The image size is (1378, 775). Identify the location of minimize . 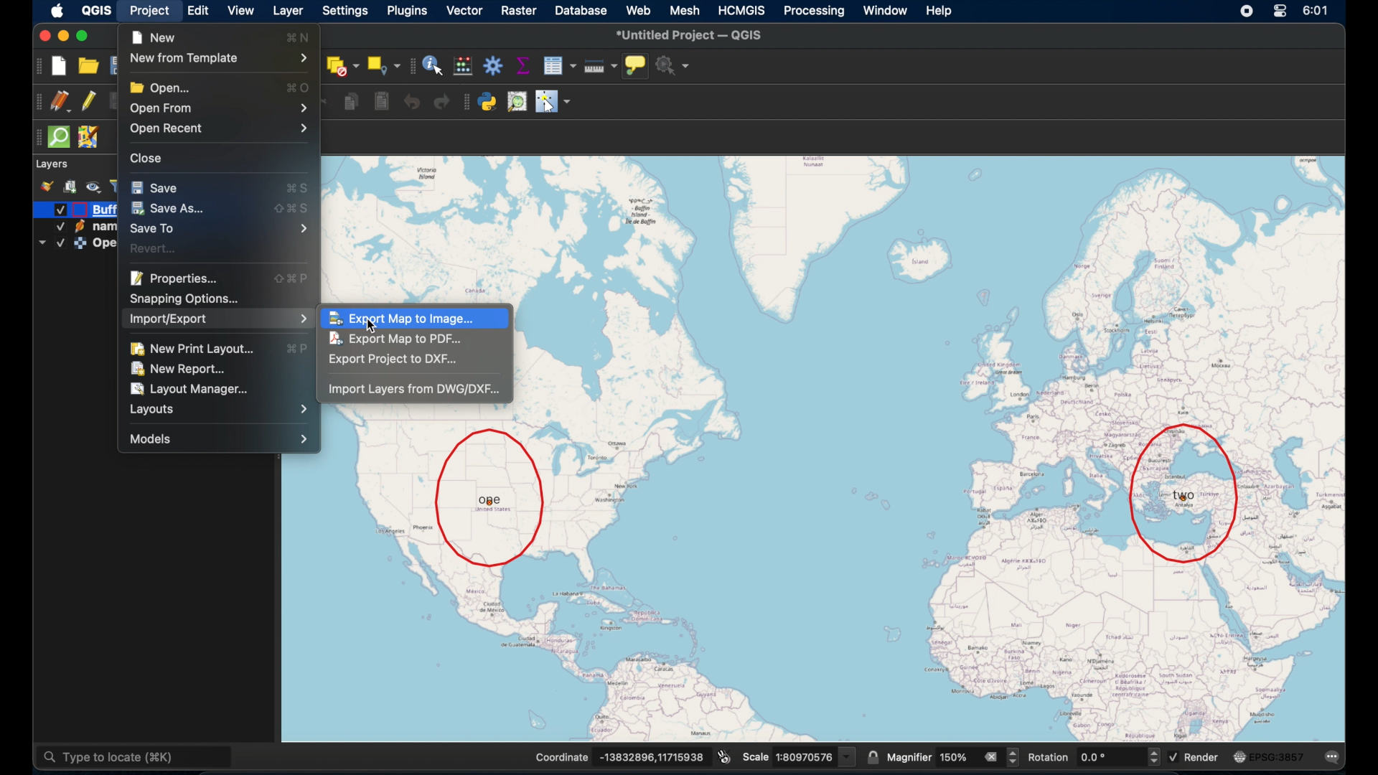
(63, 34).